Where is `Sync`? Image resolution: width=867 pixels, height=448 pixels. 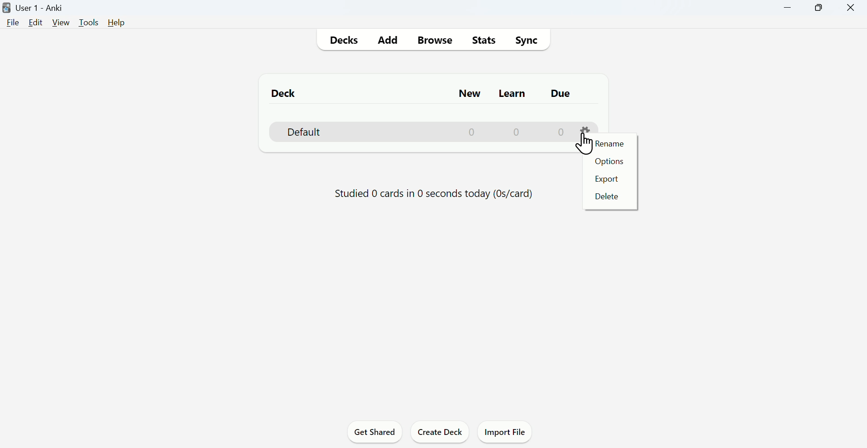
Sync is located at coordinates (526, 40).